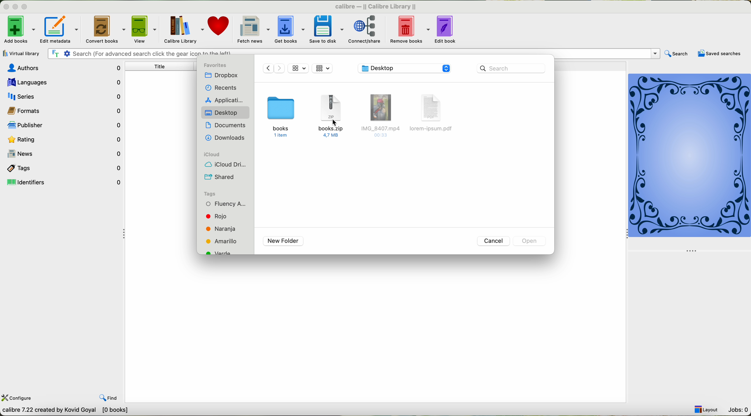 The height and width of the screenshot is (416, 751). I want to click on convert books, so click(104, 30).